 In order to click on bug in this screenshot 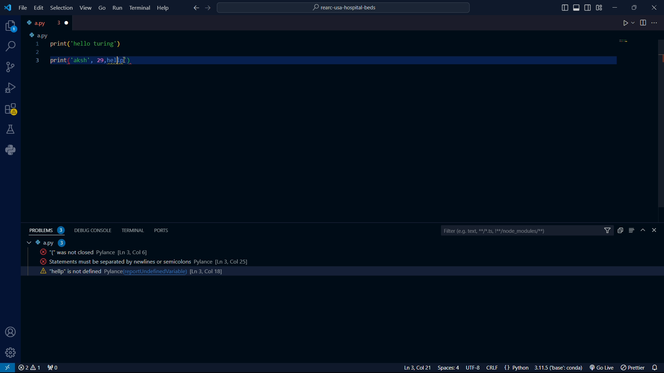, I will do `click(12, 86)`.